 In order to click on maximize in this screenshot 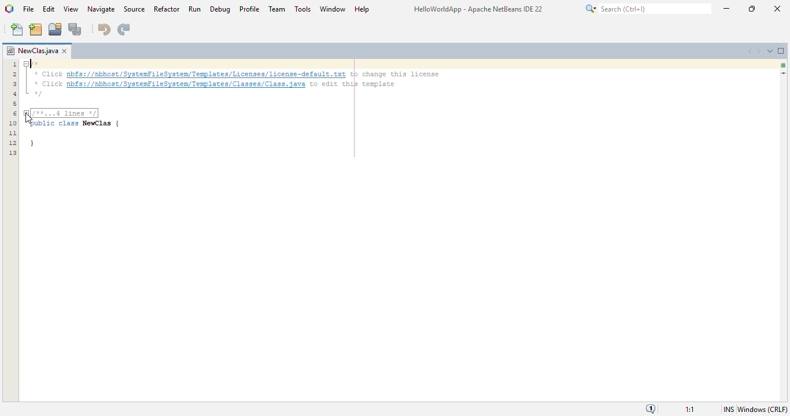, I will do `click(752, 8)`.